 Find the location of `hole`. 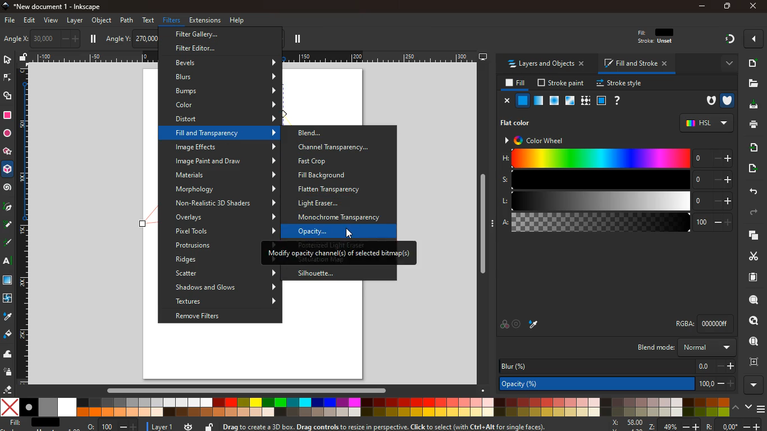

hole is located at coordinates (707, 101).